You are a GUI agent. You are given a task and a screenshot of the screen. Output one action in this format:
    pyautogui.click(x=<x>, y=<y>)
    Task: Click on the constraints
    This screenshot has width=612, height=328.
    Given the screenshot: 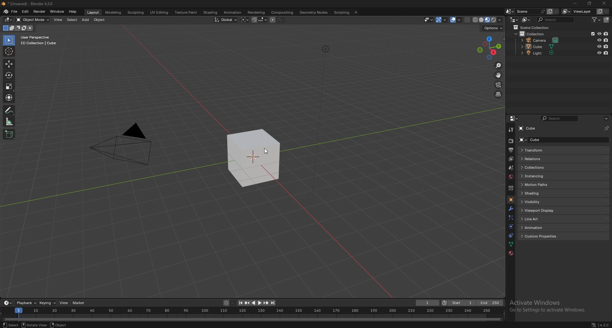 What is the action you would take?
    pyautogui.click(x=510, y=235)
    